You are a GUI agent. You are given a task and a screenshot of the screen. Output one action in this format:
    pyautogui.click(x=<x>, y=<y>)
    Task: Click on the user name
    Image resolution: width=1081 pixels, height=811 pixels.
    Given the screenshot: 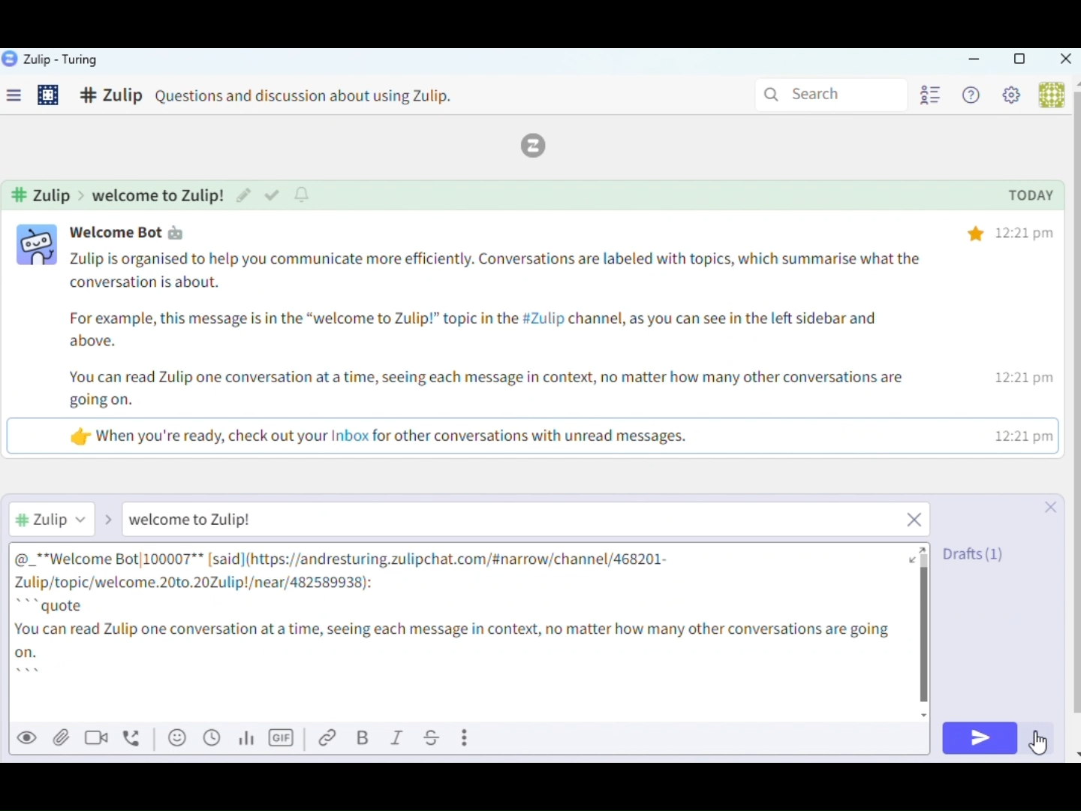 What is the action you would take?
    pyautogui.click(x=140, y=232)
    